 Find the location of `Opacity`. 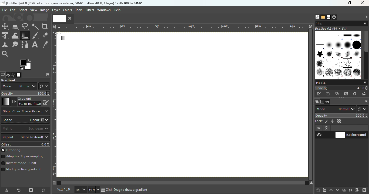

Opacity is located at coordinates (342, 116).